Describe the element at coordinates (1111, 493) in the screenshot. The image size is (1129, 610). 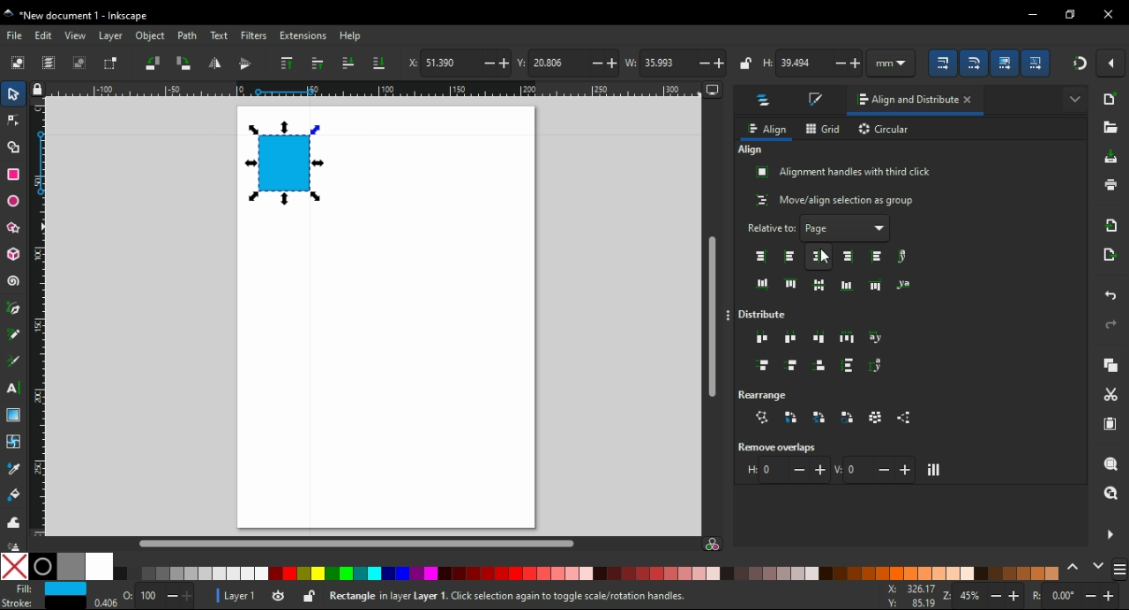
I see `zoom drawing` at that location.